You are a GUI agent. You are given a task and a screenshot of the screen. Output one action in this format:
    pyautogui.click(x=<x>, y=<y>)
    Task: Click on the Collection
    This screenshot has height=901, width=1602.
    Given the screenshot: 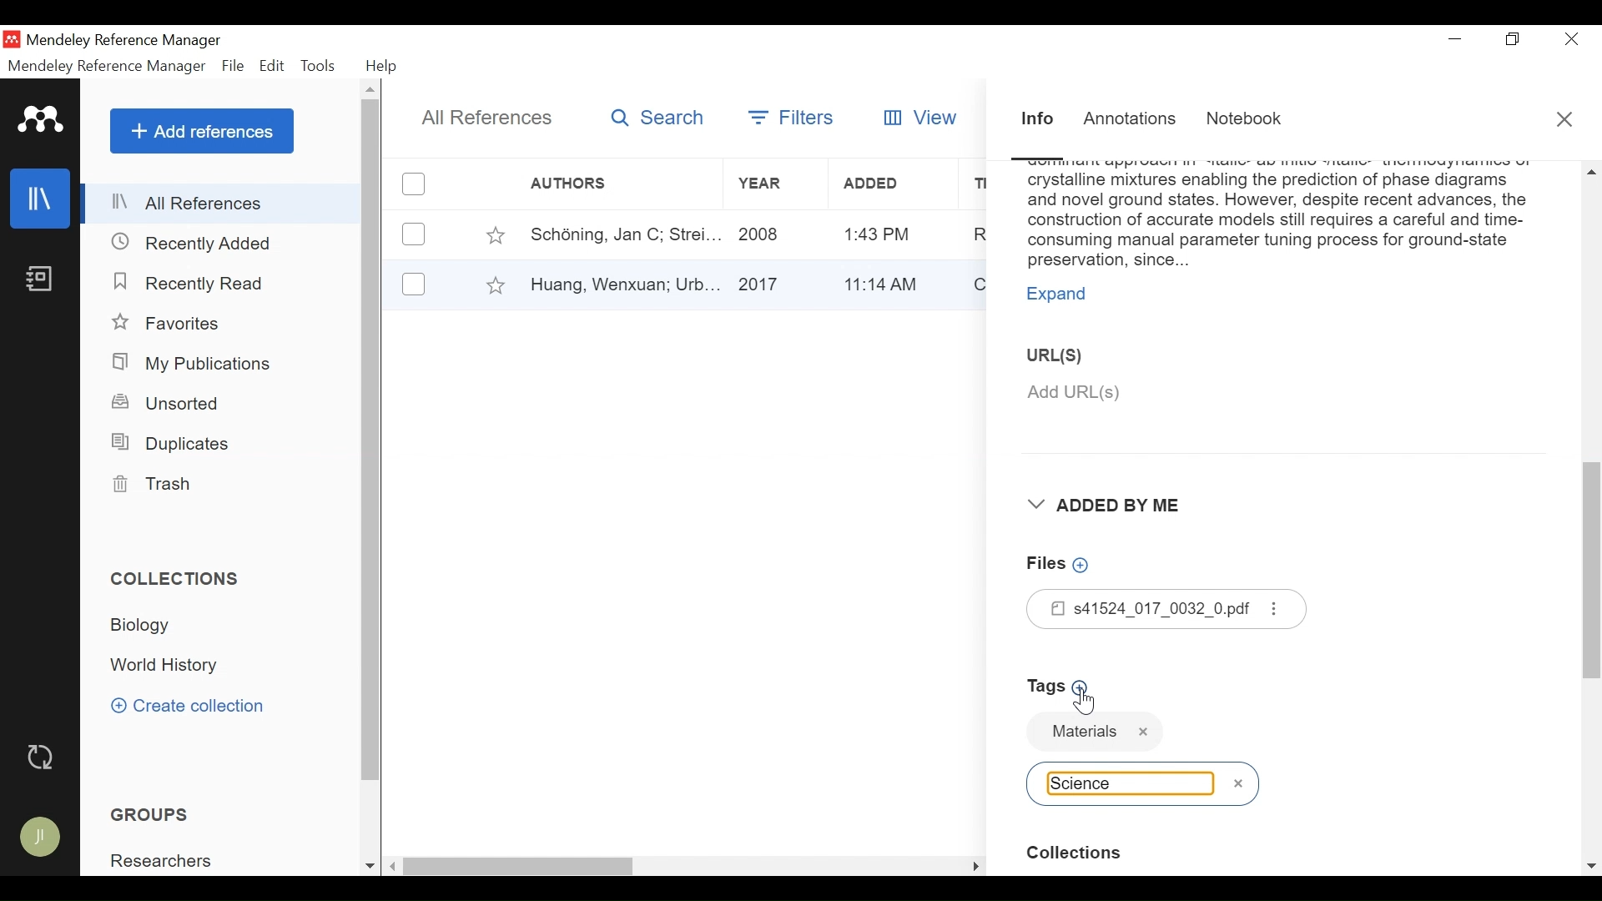 What is the action you would take?
    pyautogui.click(x=1081, y=855)
    